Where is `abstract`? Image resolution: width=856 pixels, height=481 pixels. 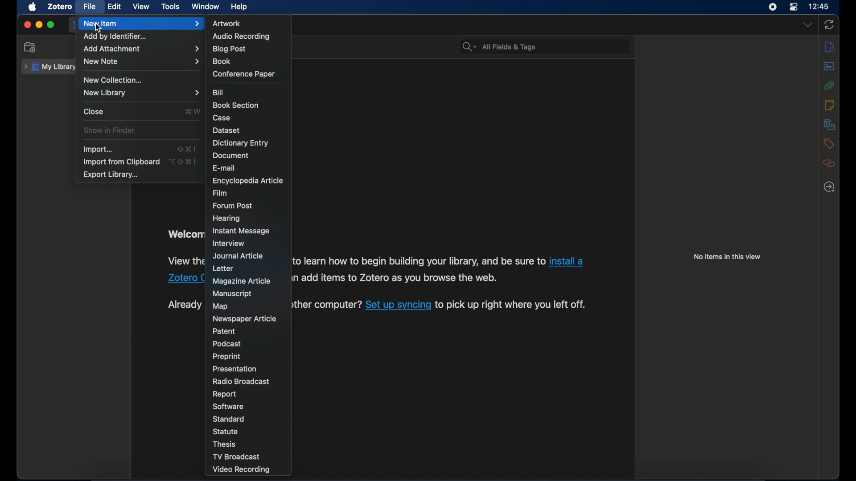 abstract is located at coordinates (830, 66).